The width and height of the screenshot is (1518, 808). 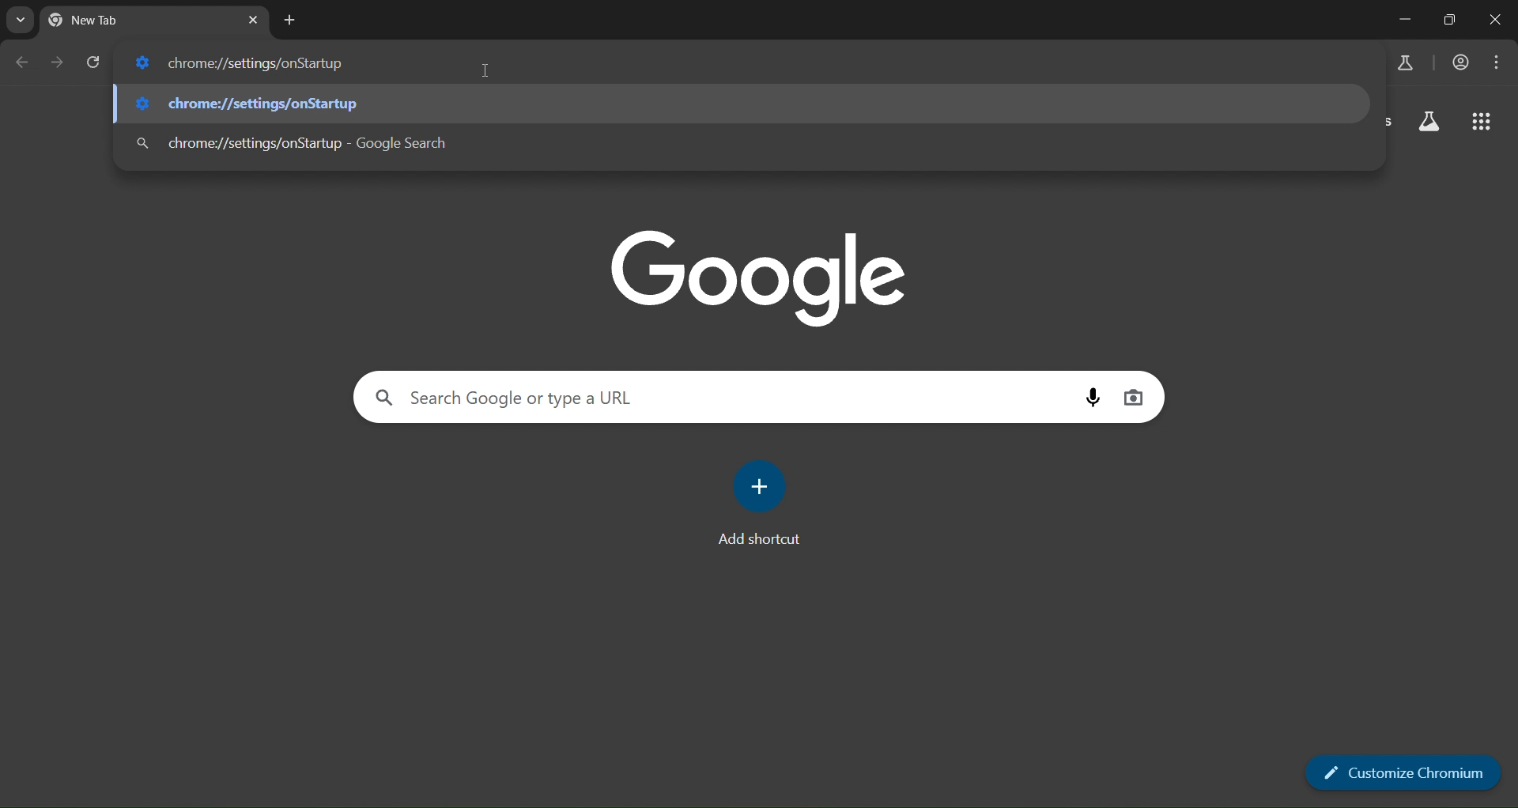 I want to click on image search, so click(x=1131, y=397).